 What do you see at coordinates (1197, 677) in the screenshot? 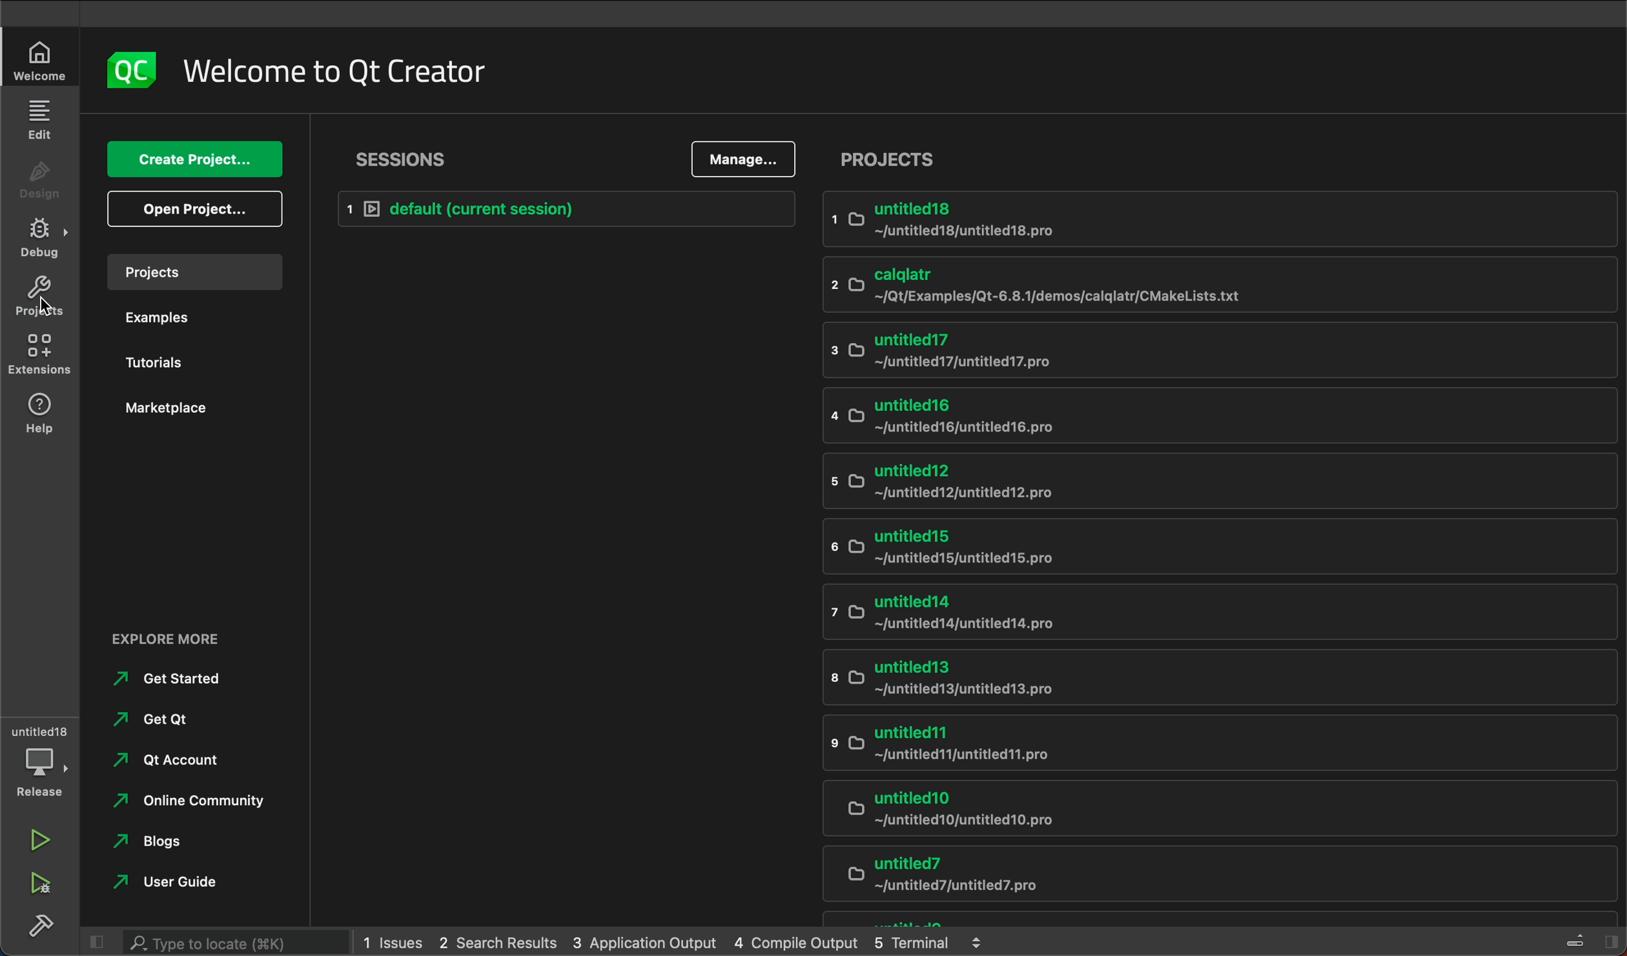
I see `untitled13` at bounding box center [1197, 677].